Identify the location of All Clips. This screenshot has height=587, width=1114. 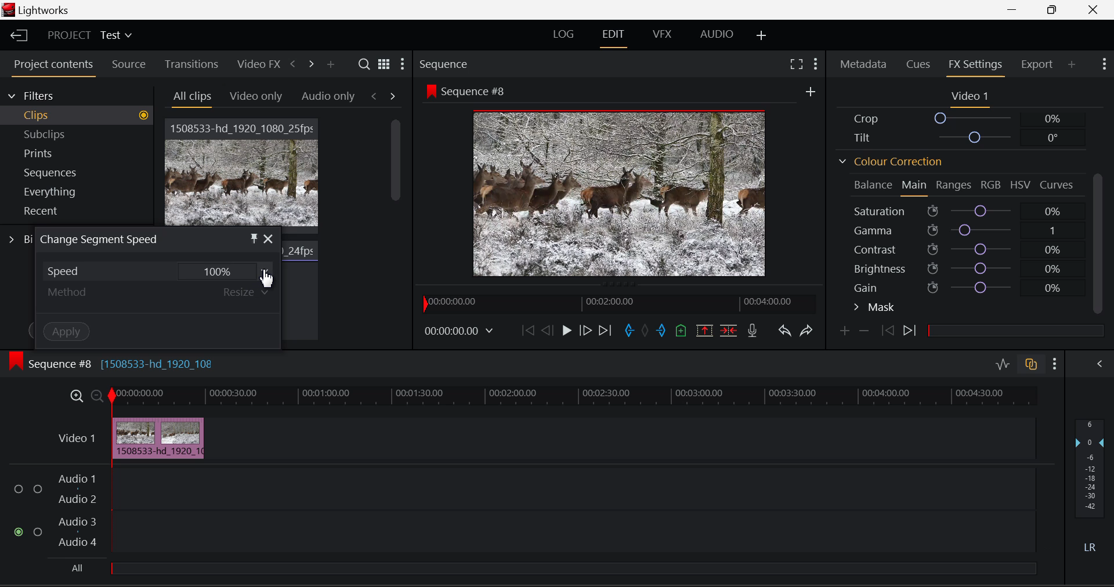
(191, 96).